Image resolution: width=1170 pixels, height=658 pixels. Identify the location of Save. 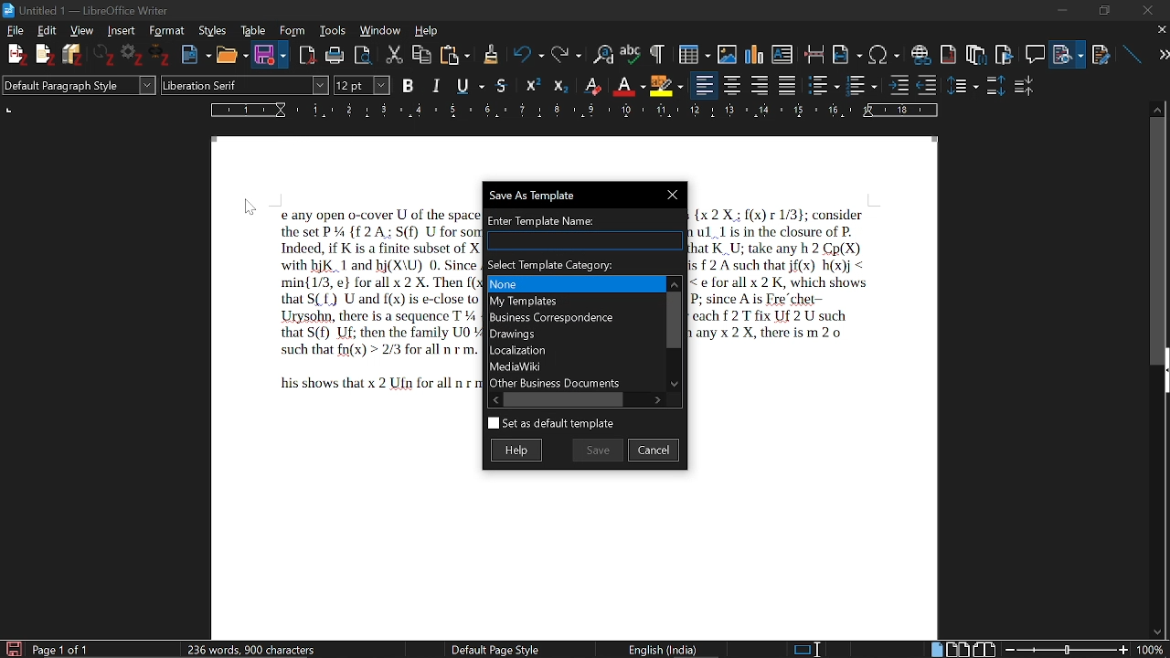
(598, 449).